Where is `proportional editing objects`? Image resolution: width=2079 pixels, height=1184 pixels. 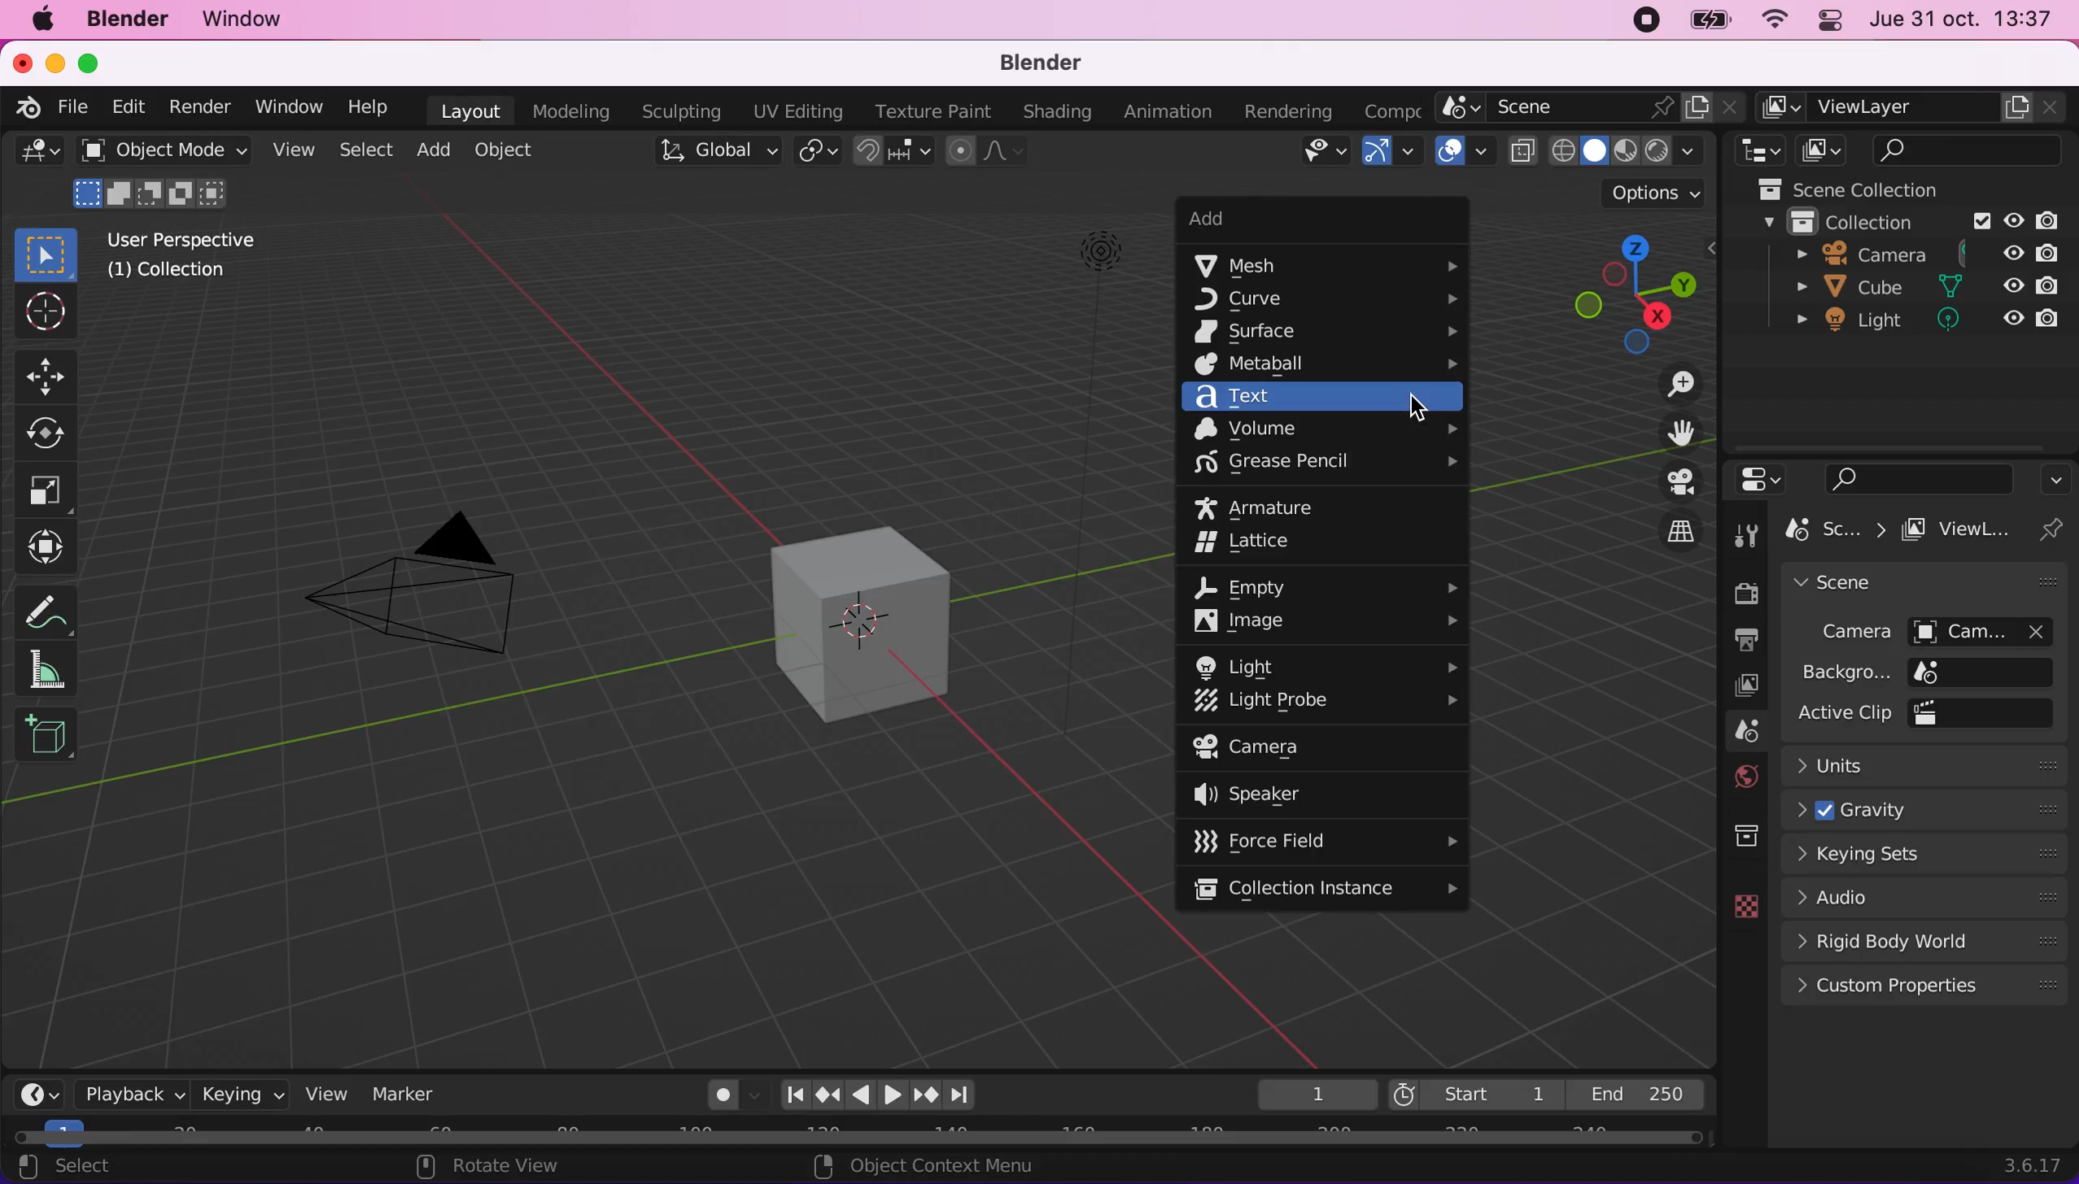
proportional editing objects is located at coordinates (984, 153).